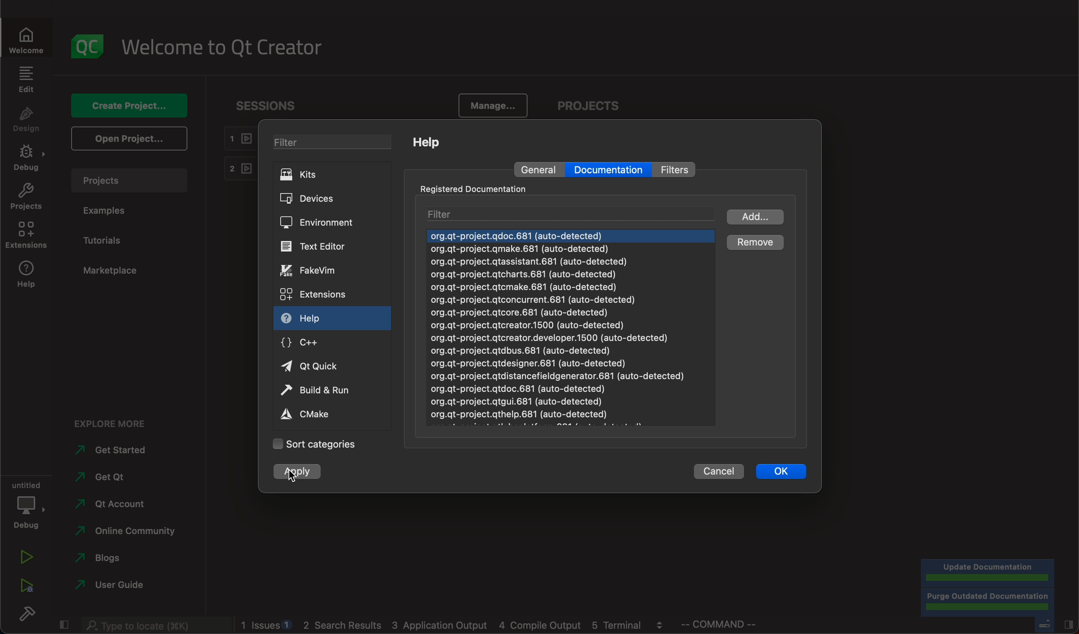  I want to click on cursor, so click(308, 473).